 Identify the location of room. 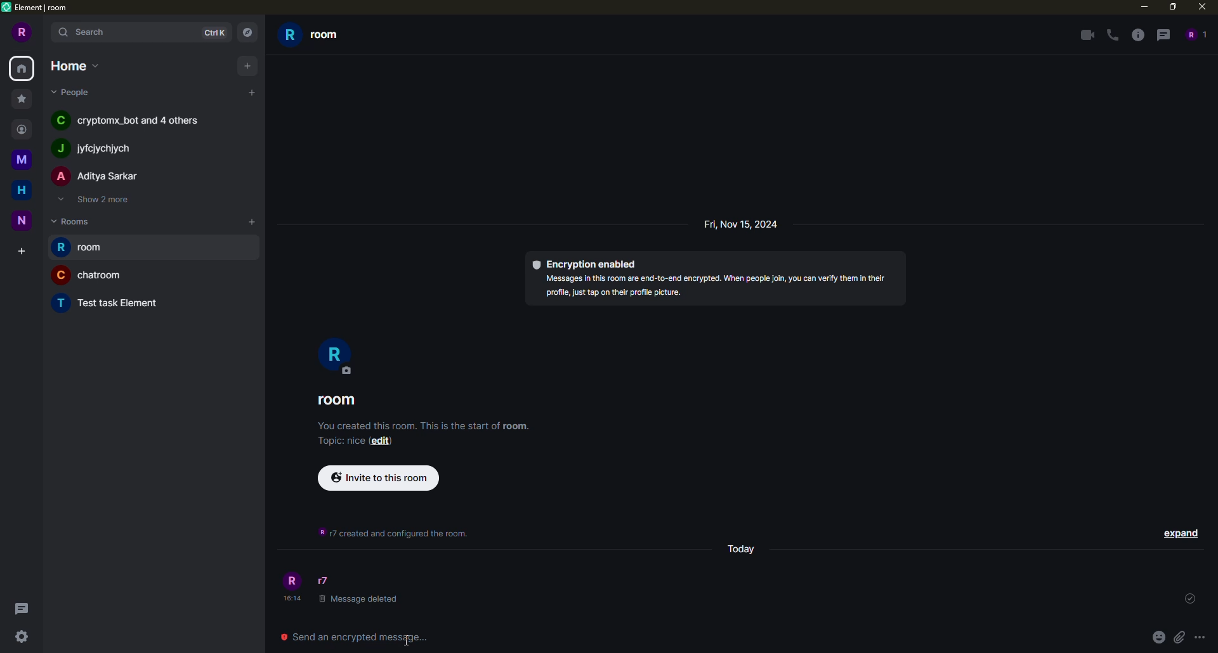
(110, 302).